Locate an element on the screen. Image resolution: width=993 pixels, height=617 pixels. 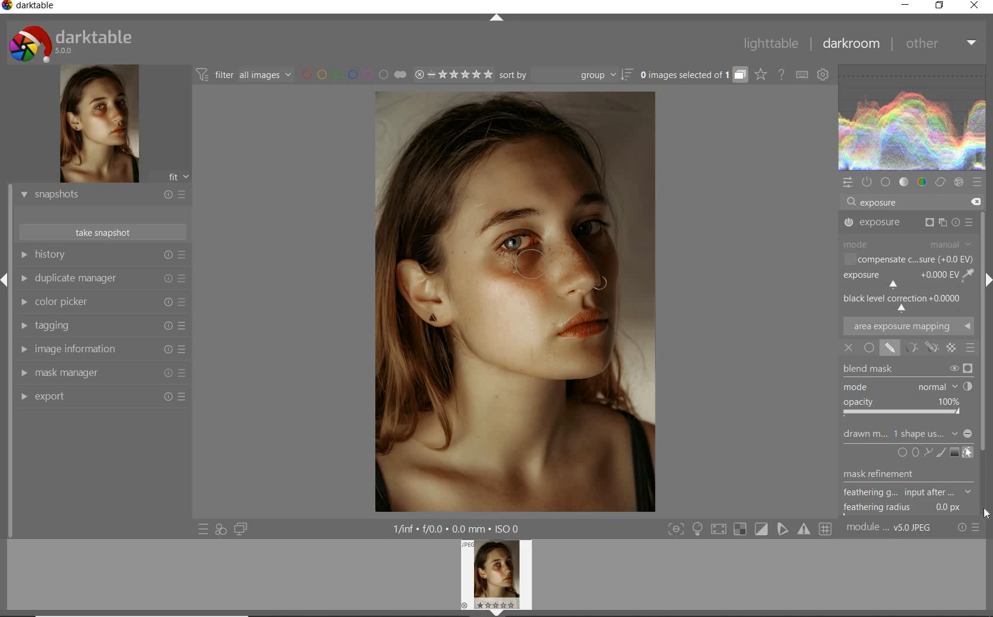
history is located at coordinates (101, 256).